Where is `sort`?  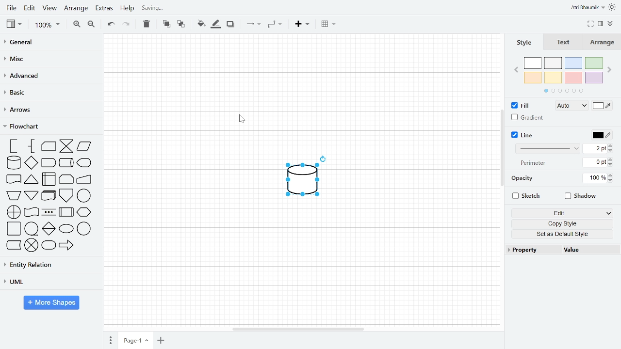
sort is located at coordinates (48, 229).